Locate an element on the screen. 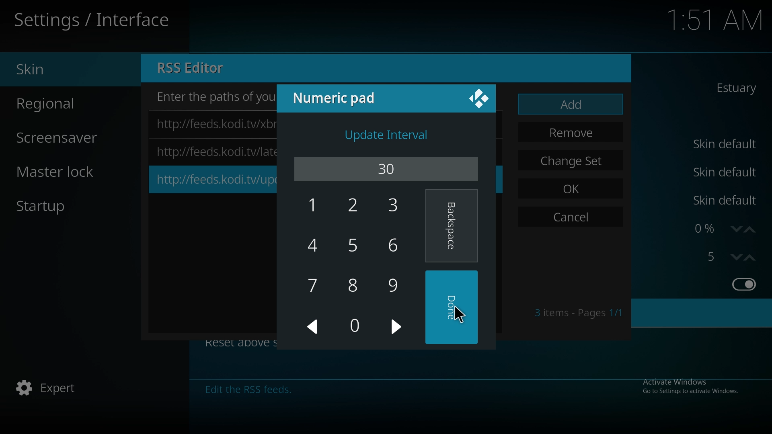 The height and width of the screenshot is (434, 772). https://feeds.kodi.tv/xb is located at coordinates (212, 124).